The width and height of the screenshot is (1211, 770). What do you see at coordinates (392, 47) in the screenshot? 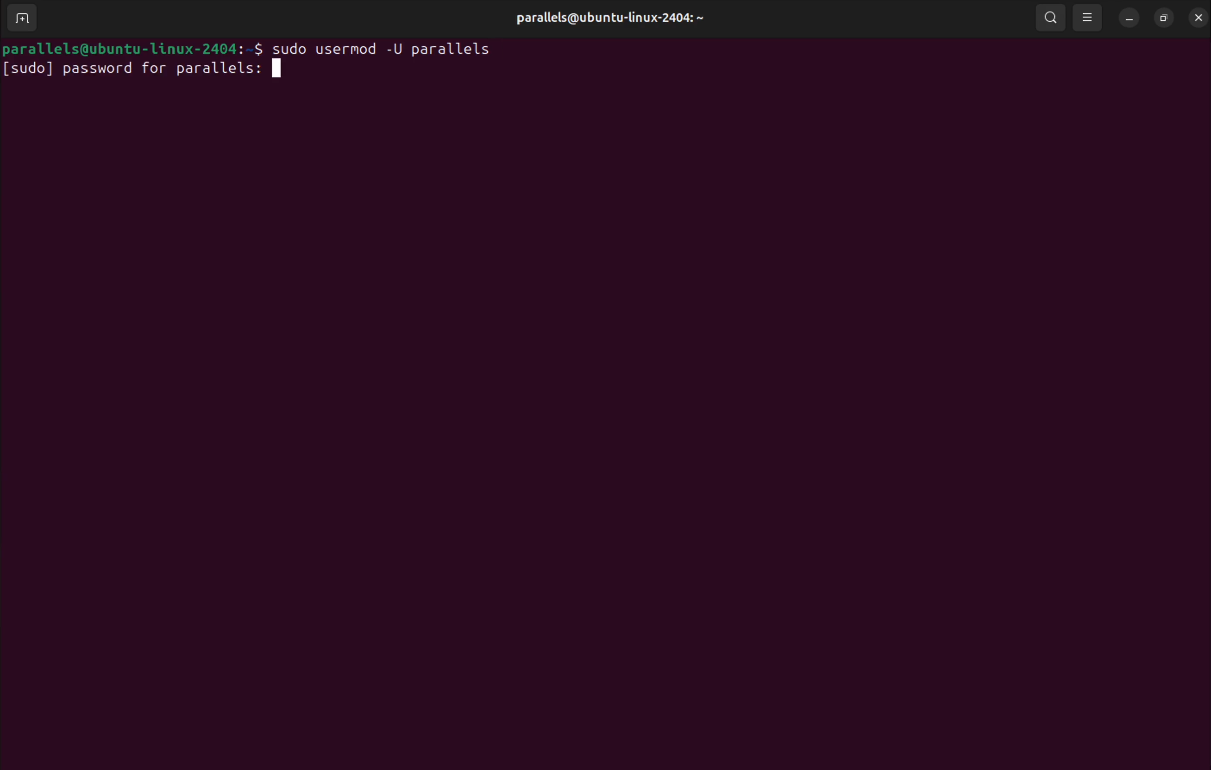
I see `sudo usermod  -U username` at bounding box center [392, 47].